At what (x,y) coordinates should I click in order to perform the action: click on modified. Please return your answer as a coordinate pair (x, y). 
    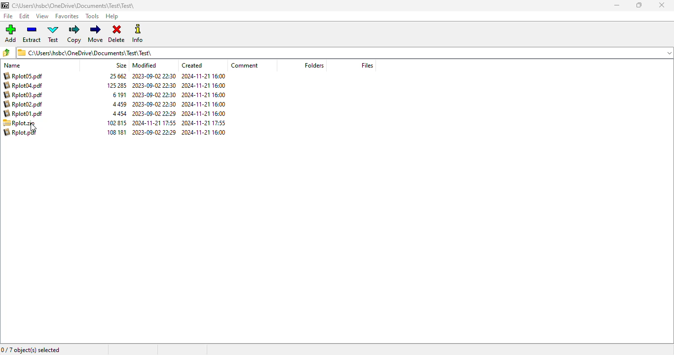
    Looking at the image, I should click on (145, 65).